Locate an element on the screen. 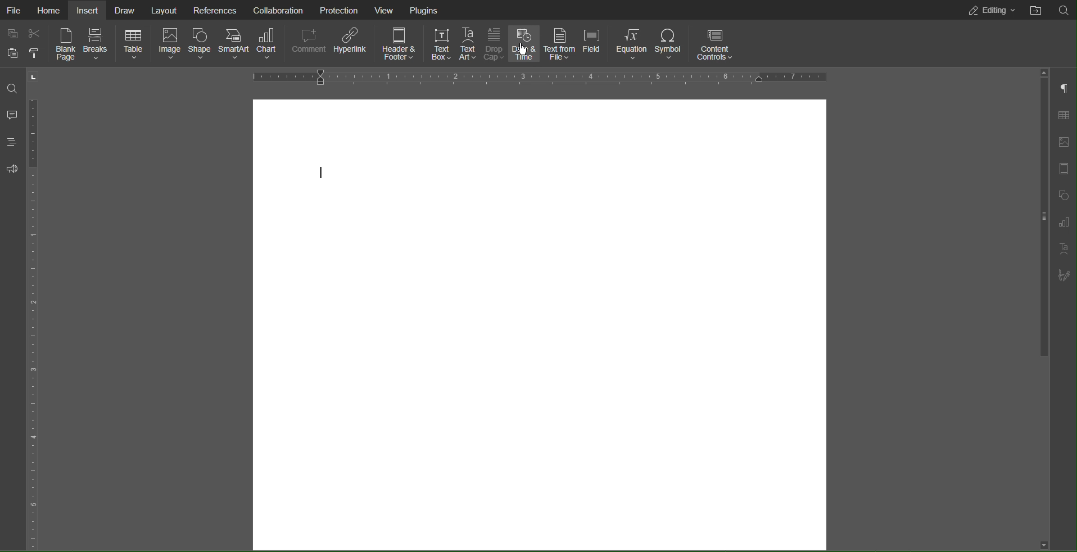 The height and width of the screenshot is (552, 1077). Paragraph Settings is located at coordinates (1064, 89).